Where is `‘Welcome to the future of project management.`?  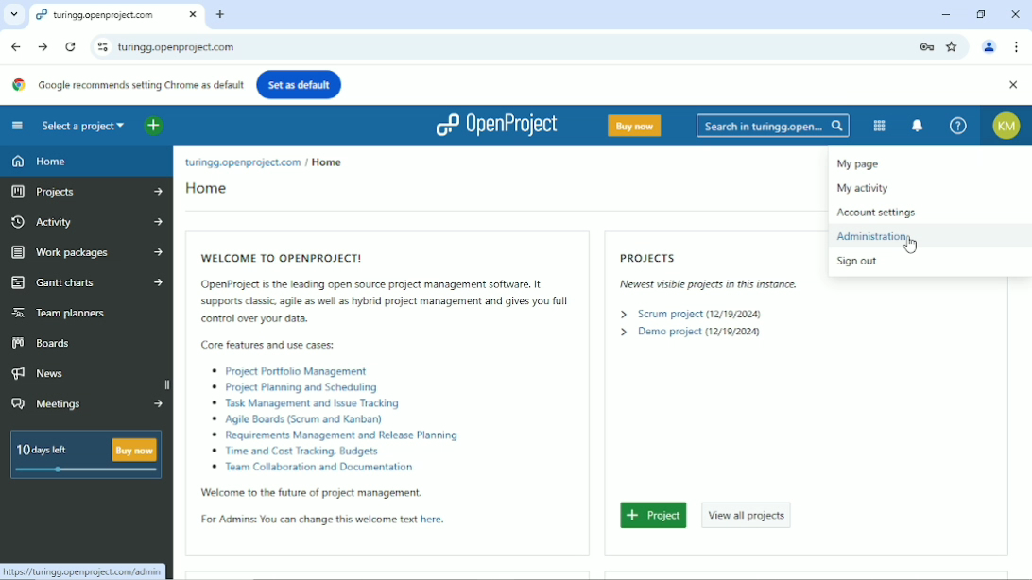 ‘Welcome to the future of project management. is located at coordinates (311, 493).